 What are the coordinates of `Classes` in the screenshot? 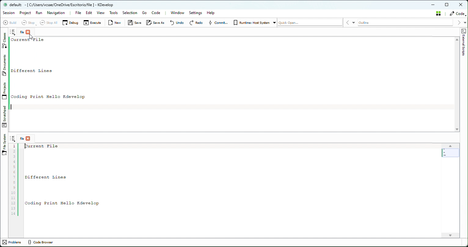 It's located at (4, 41).